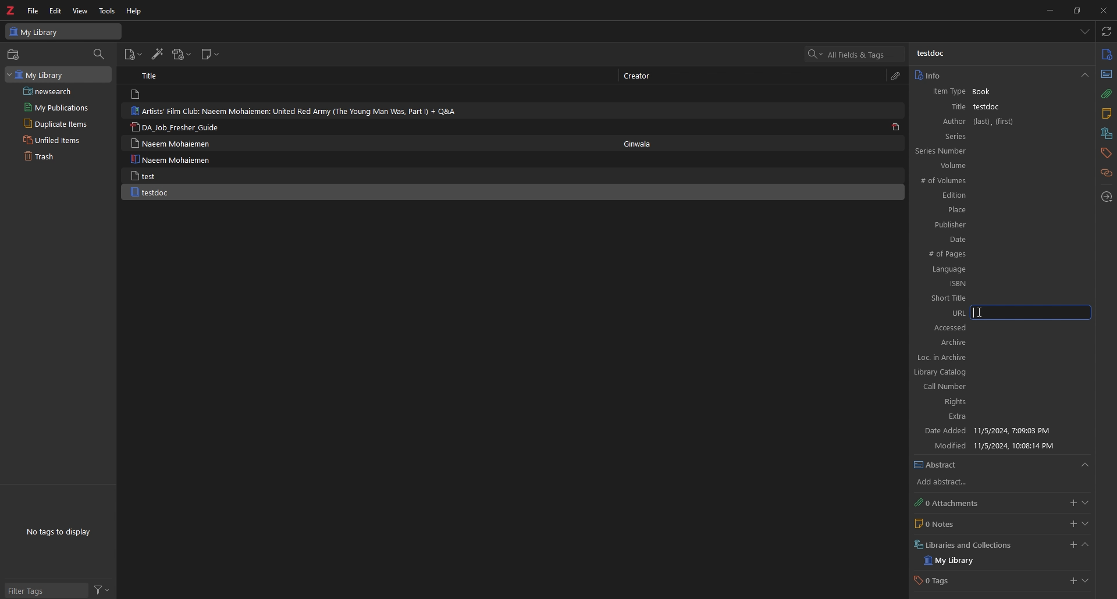  Describe the element at coordinates (177, 128) in the screenshot. I see `DA_lob_Fresher_Guide` at that location.